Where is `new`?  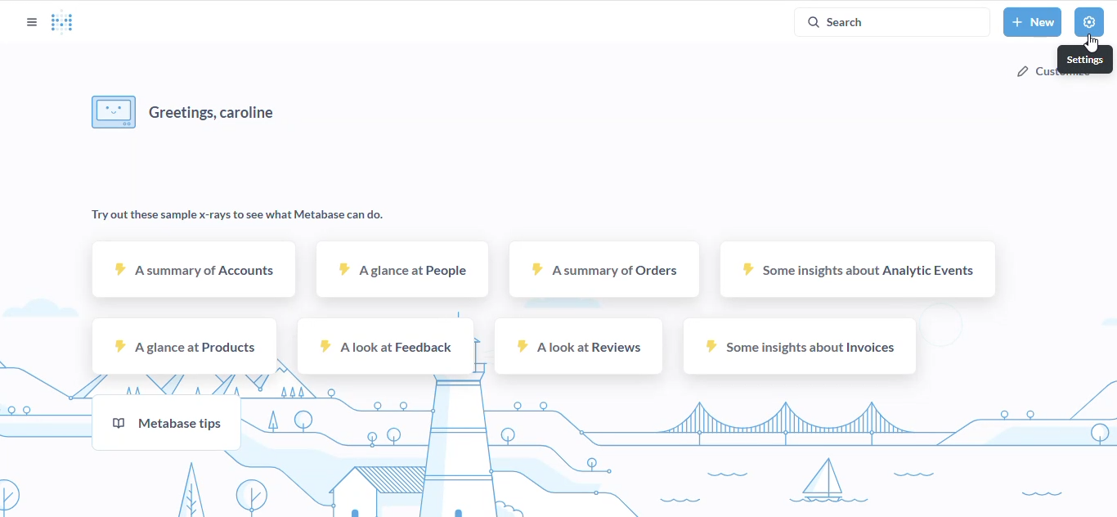 new is located at coordinates (1033, 21).